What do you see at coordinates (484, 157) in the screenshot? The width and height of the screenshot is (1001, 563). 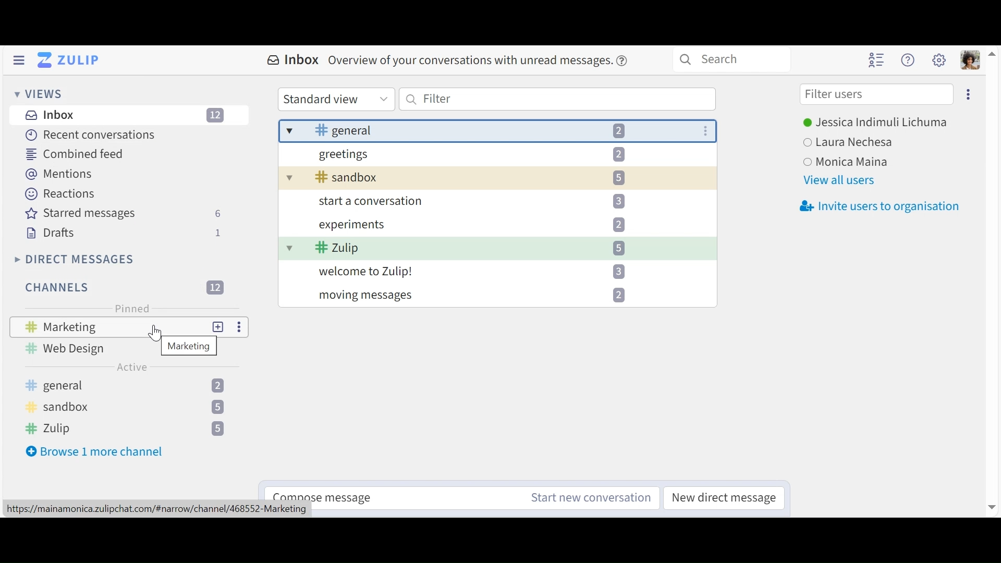 I see `greetings` at bounding box center [484, 157].